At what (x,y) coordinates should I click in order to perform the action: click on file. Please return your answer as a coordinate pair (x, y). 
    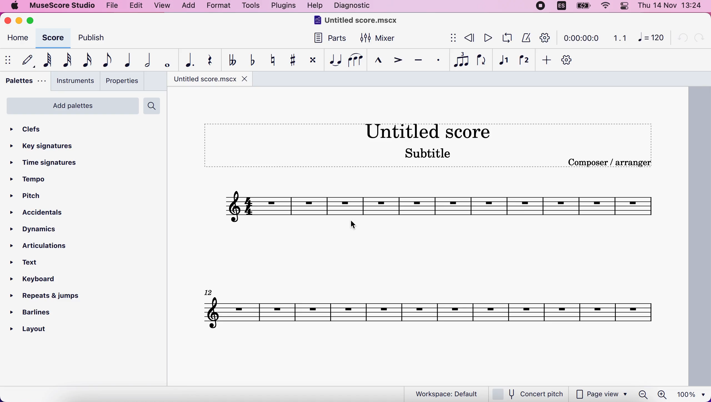
    Looking at the image, I should click on (110, 6).